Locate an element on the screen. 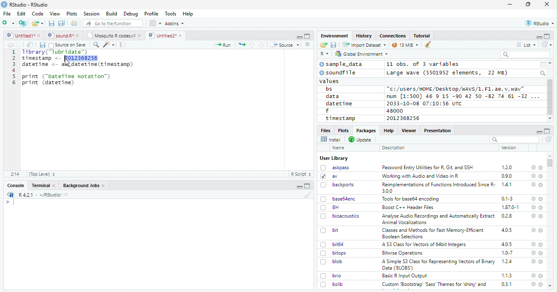 The width and height of the screenshot is (557, 292). go forward is located at coordinates (20, 45).